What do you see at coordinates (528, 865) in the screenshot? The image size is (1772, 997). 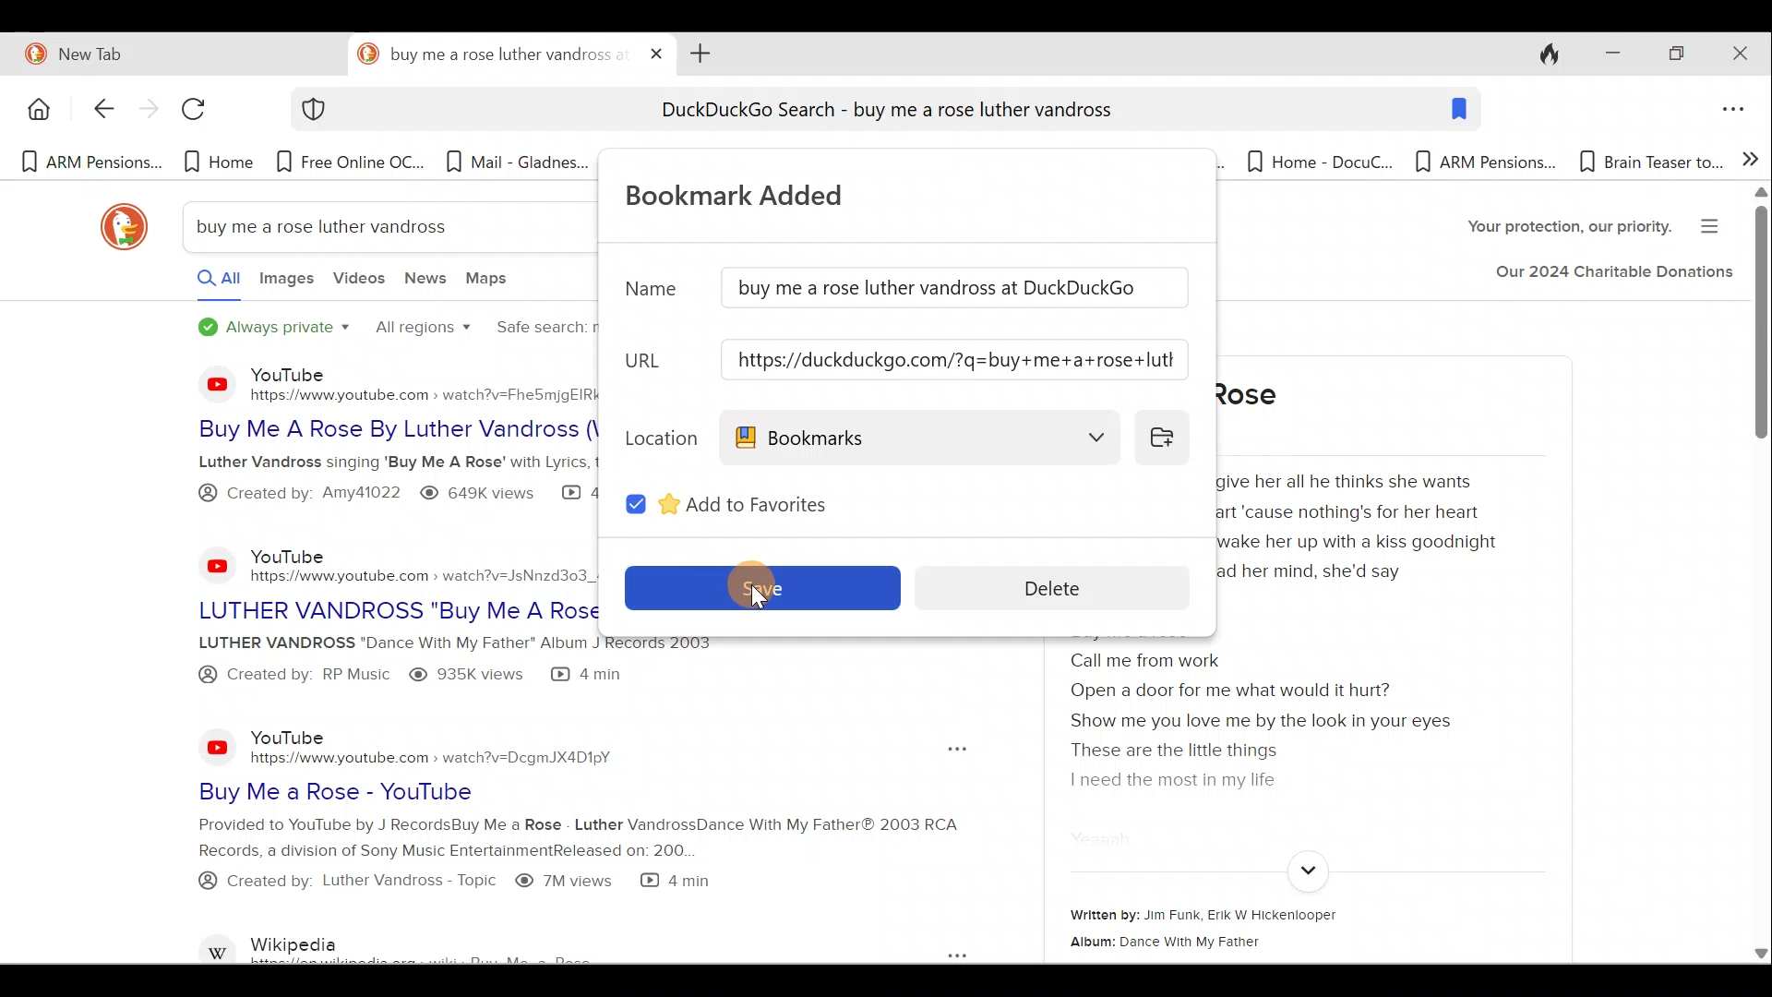 I see `Provided to YouTube by J RecordsBuy Me a Rose - Luther VandrossDance With My Father® 2003 RCA
Records, a division of Sony Music EntertainmentReleased on: 200.
@ Created by: Luther Vandross - Topic ® 7Mviews (& 4 min` at bounding box center [528, 865].